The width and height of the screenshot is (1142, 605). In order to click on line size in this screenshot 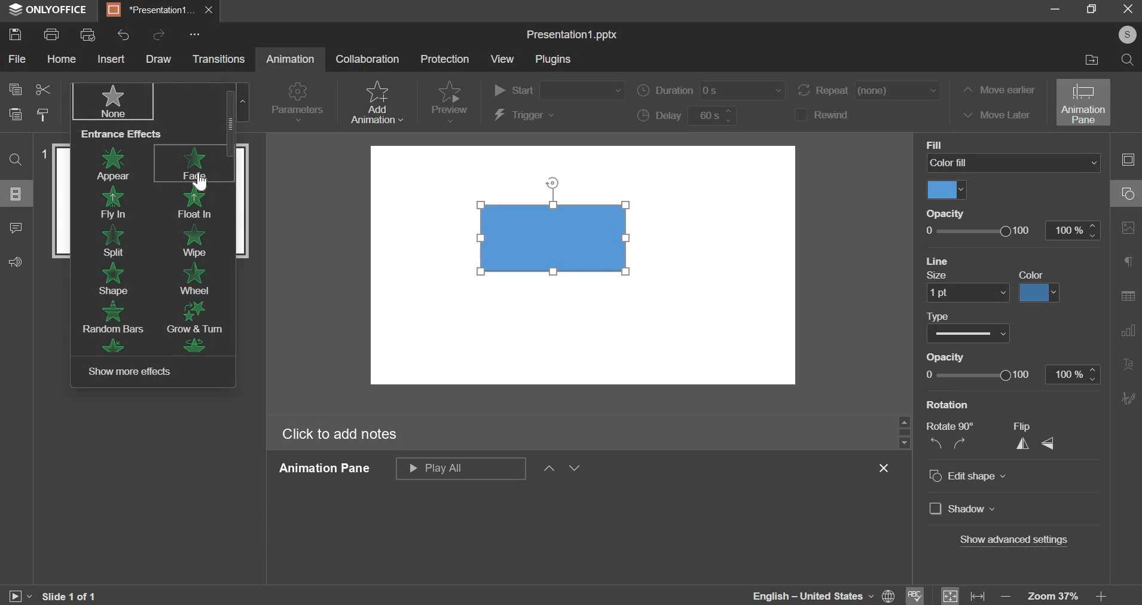, I will do `click(967, 292)`.